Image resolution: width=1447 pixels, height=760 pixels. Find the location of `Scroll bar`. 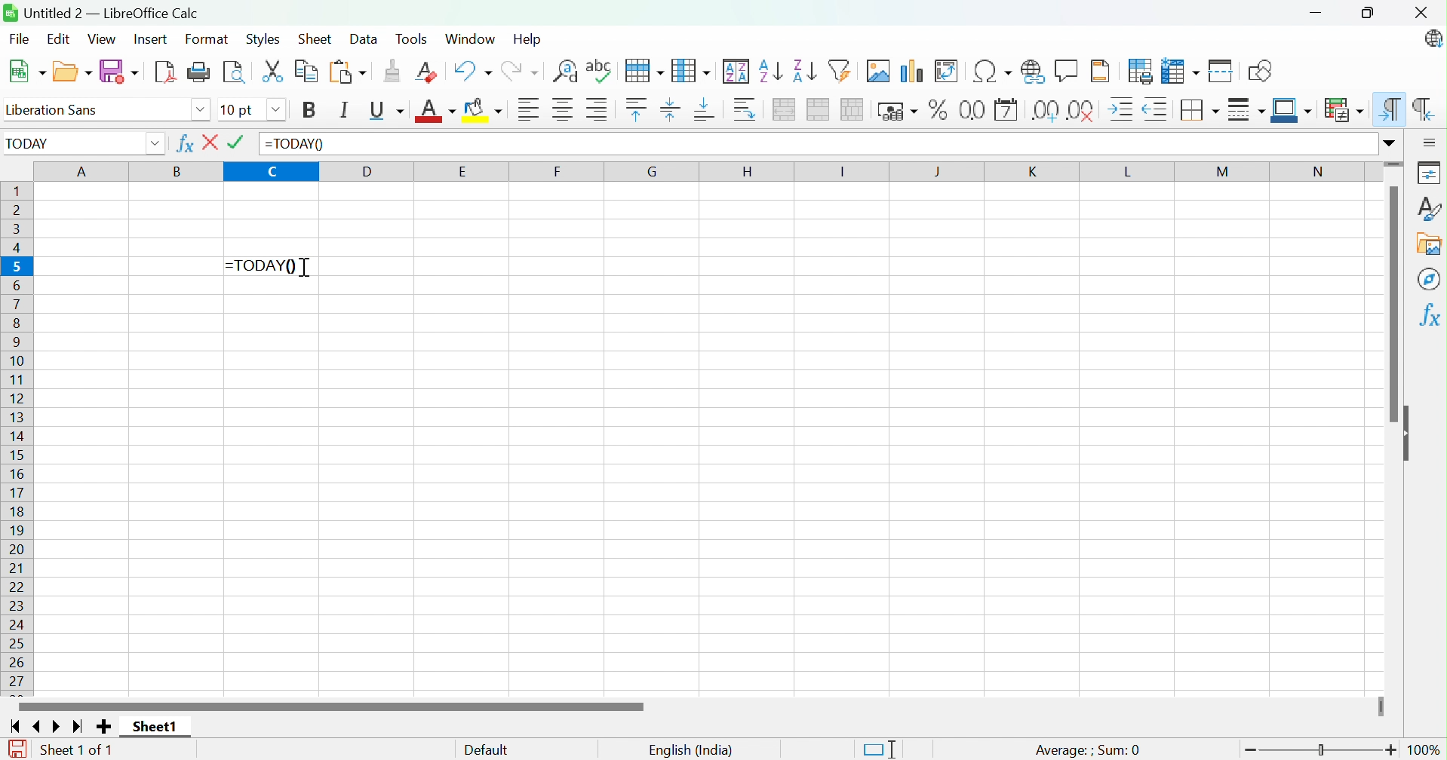

Scroll bar is located at coordinates (1393, 305).